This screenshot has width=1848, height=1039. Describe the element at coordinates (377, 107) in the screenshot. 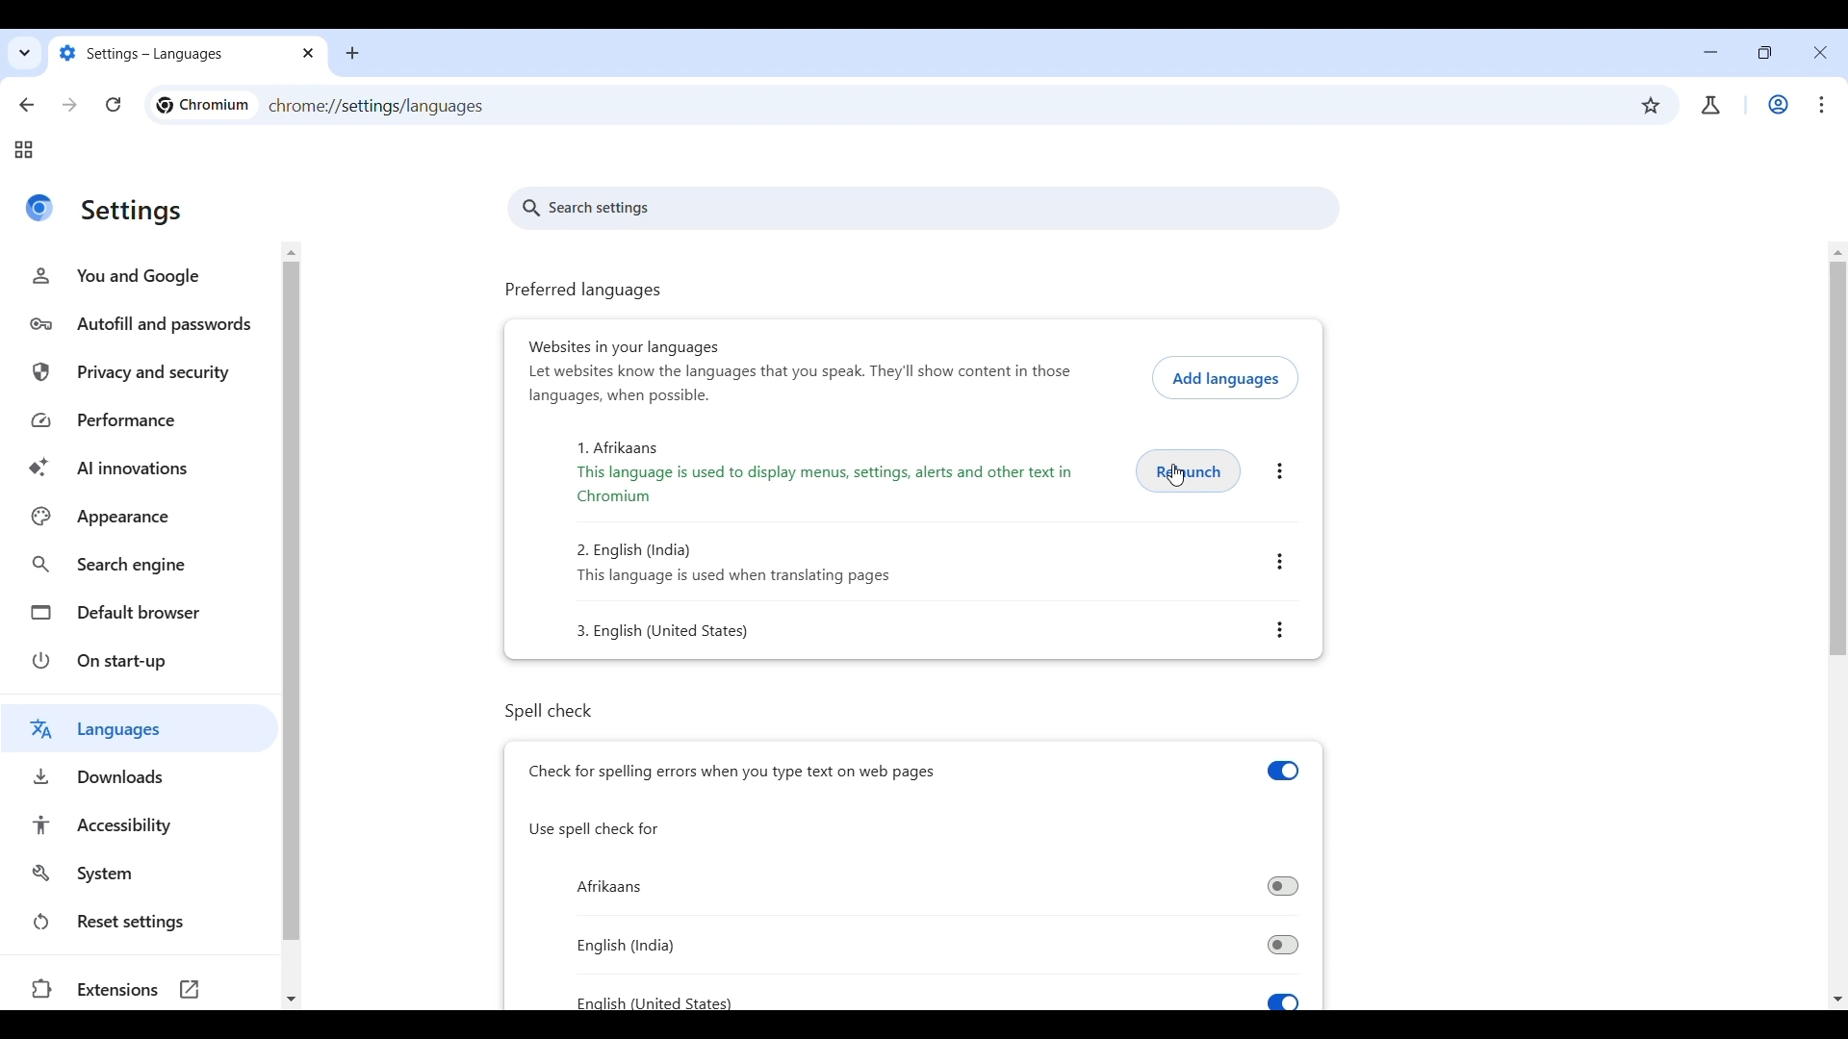

I see `Web link of page` at that location.